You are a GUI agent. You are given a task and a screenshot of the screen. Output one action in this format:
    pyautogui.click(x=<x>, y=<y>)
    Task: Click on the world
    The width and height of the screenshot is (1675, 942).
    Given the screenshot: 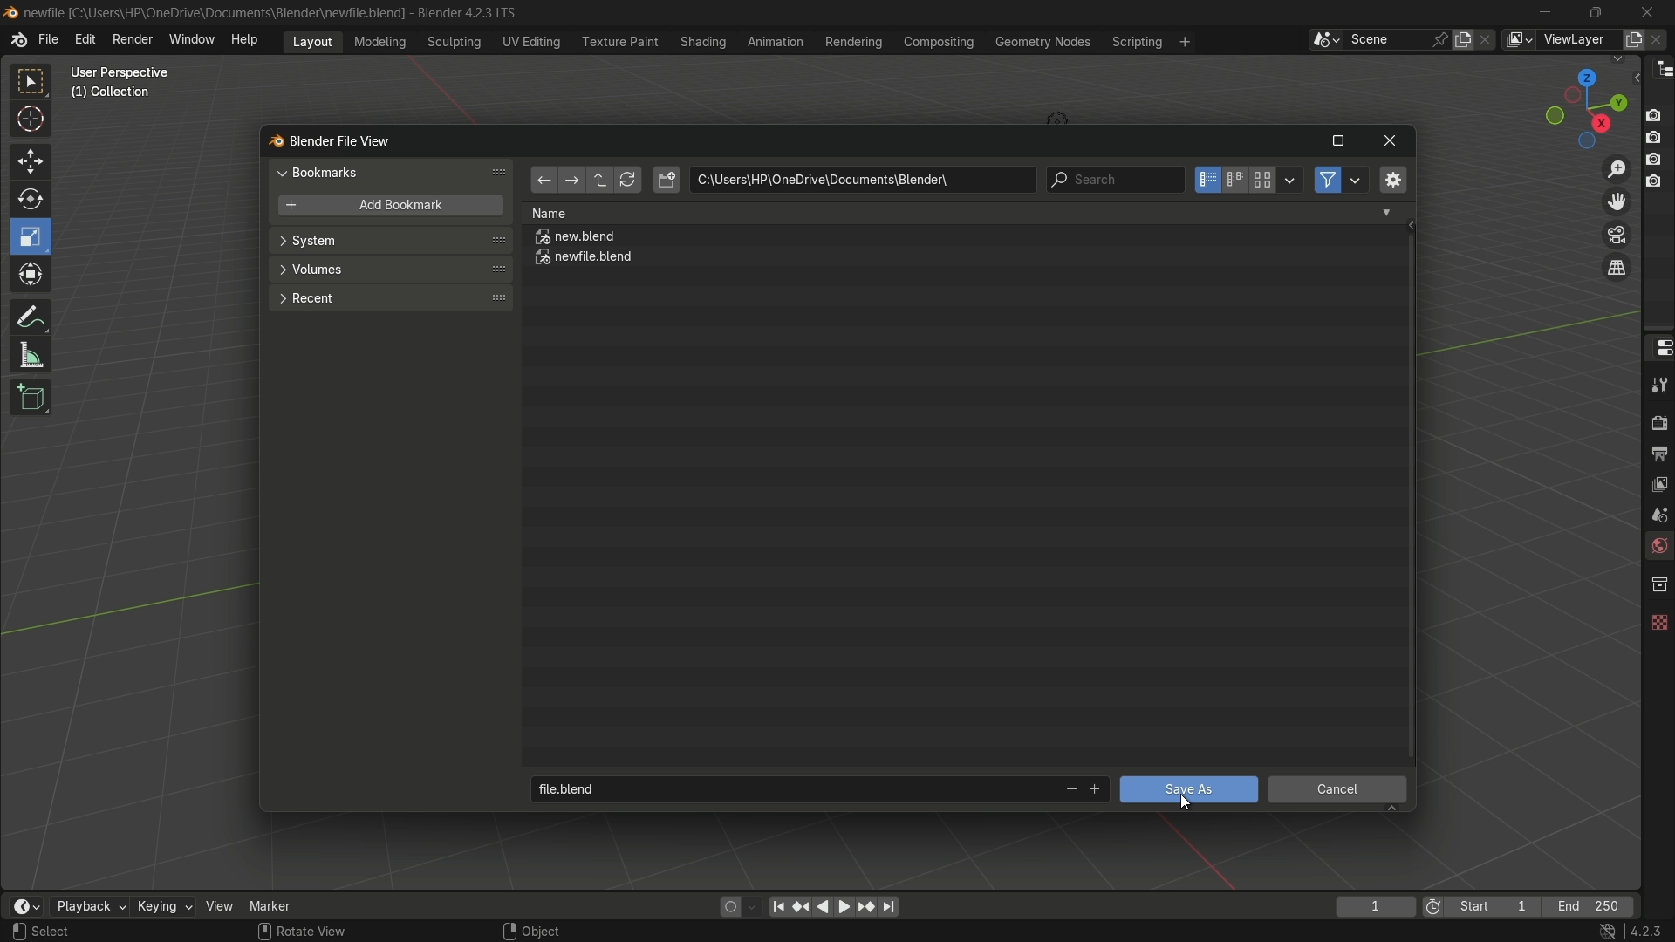 What is the action you would take?
    pyautogui.click(x=1658, y=548)
    